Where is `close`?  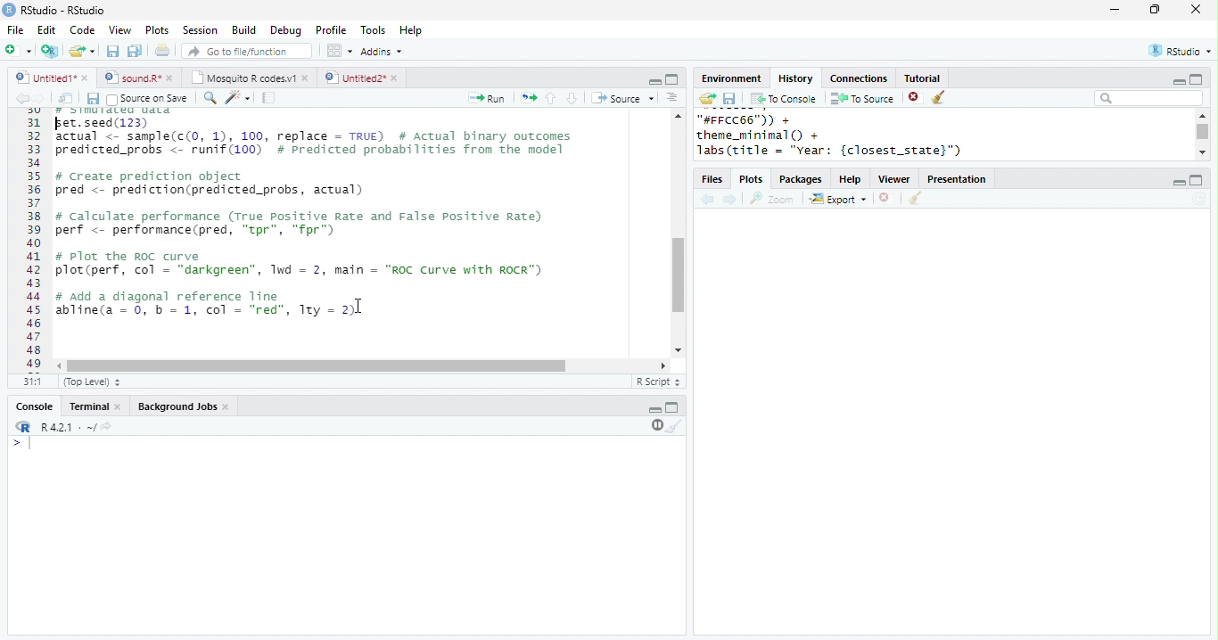 close is located at coordinates (173, 78).